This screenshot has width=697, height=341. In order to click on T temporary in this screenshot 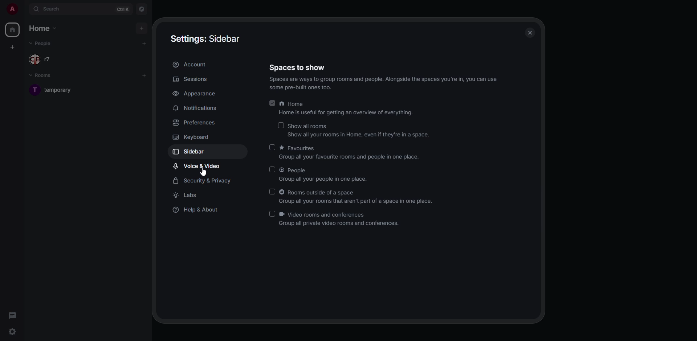, I will do `click(54, 91)`.